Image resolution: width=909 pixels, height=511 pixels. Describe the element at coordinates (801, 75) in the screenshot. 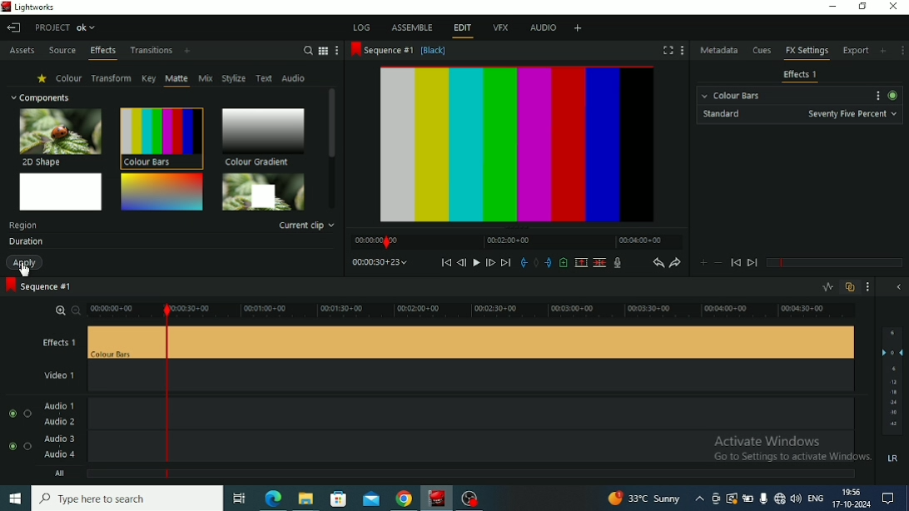

I see `Effects 1` at that location.